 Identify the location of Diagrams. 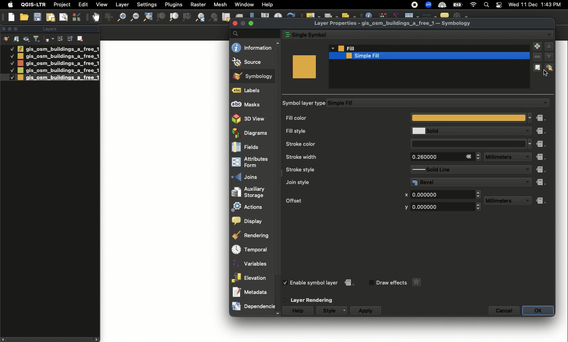
(252, 133).